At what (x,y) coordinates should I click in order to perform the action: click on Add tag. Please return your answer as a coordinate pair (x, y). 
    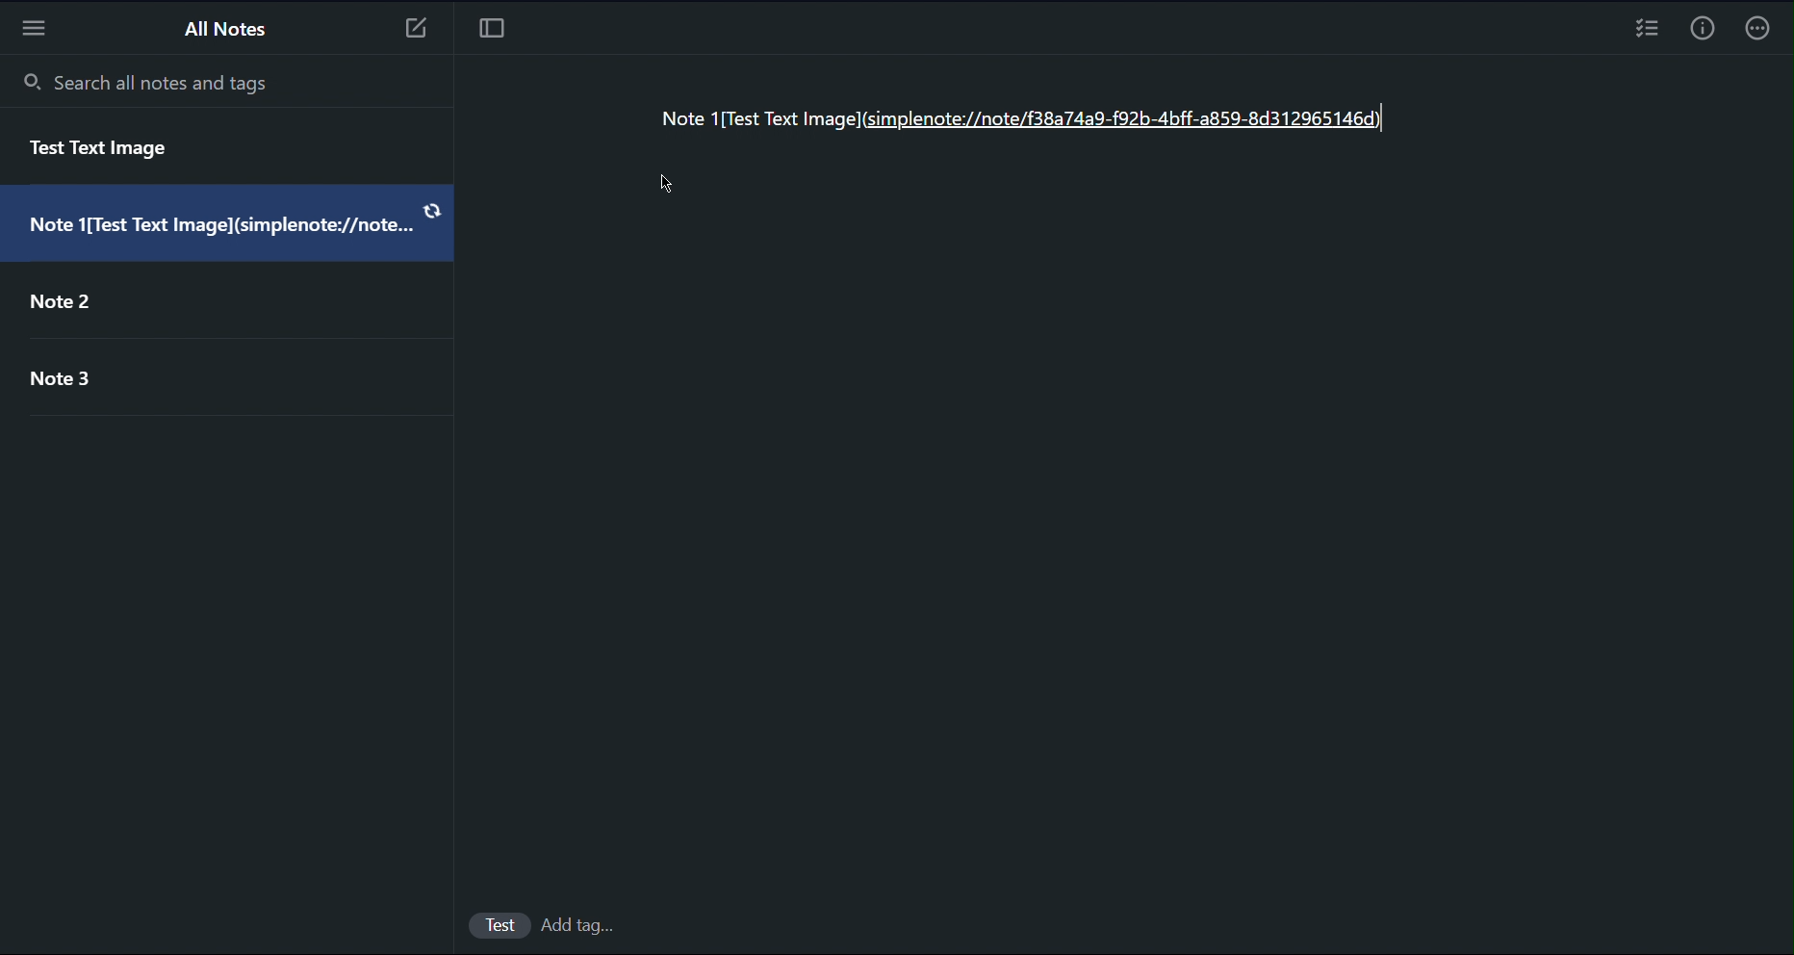
    Looking at the image, I should click on (589, 924).